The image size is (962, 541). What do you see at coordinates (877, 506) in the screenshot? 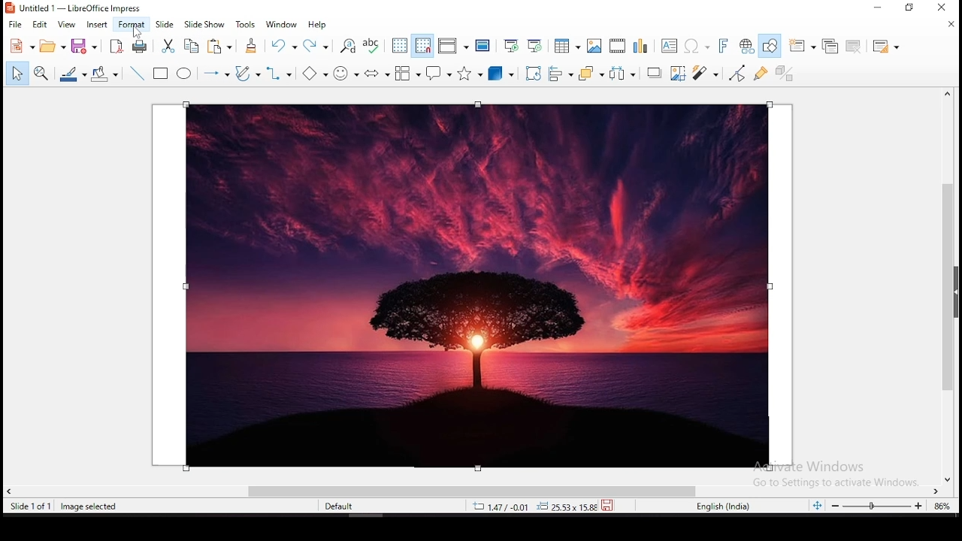
I see `zoom slider` at bounding box center [877, 506].